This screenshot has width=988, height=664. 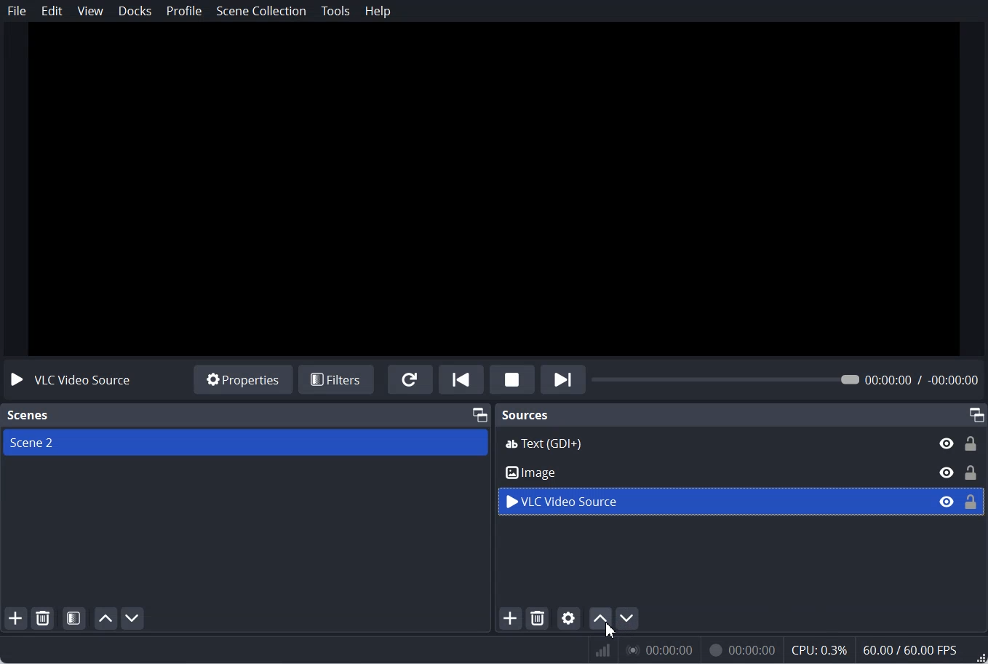 I want to click on Cursor, so click(x=611, y=631).